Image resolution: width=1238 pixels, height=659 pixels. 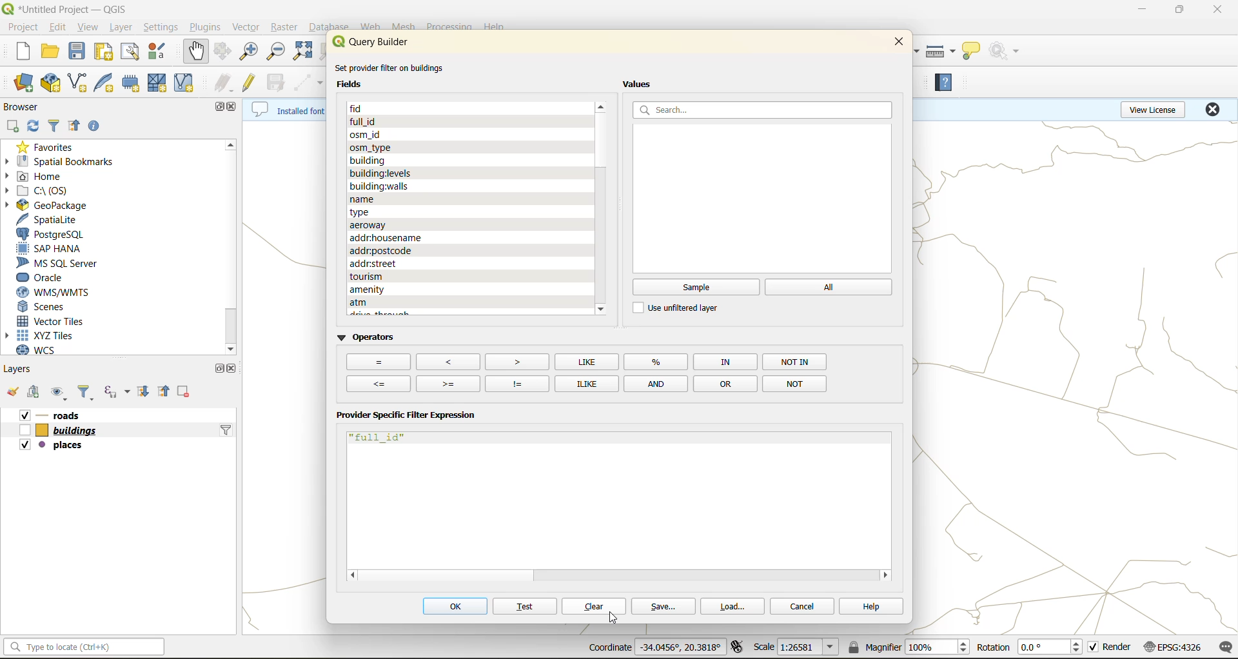 What do you see at coordinates (234, 368) in the screenshot?
I see `close` at bounding box center [234, 368].